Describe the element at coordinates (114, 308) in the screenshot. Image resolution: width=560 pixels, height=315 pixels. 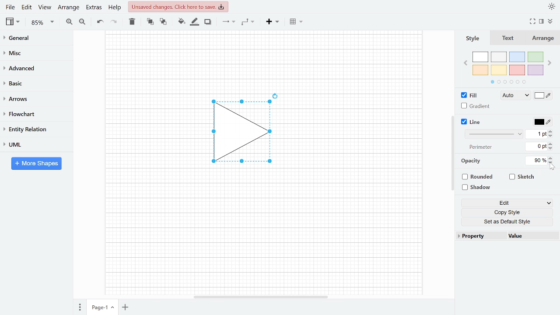
I see `Page options` at that location.